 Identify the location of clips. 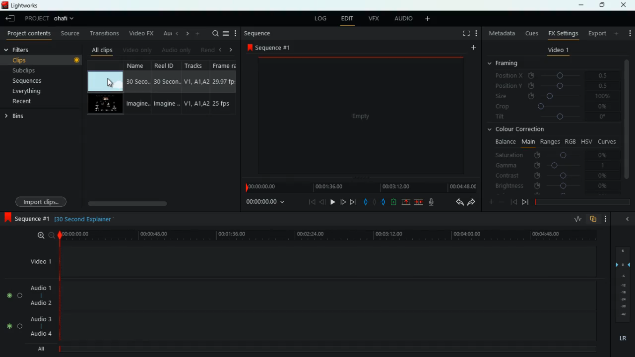
(43, 60).